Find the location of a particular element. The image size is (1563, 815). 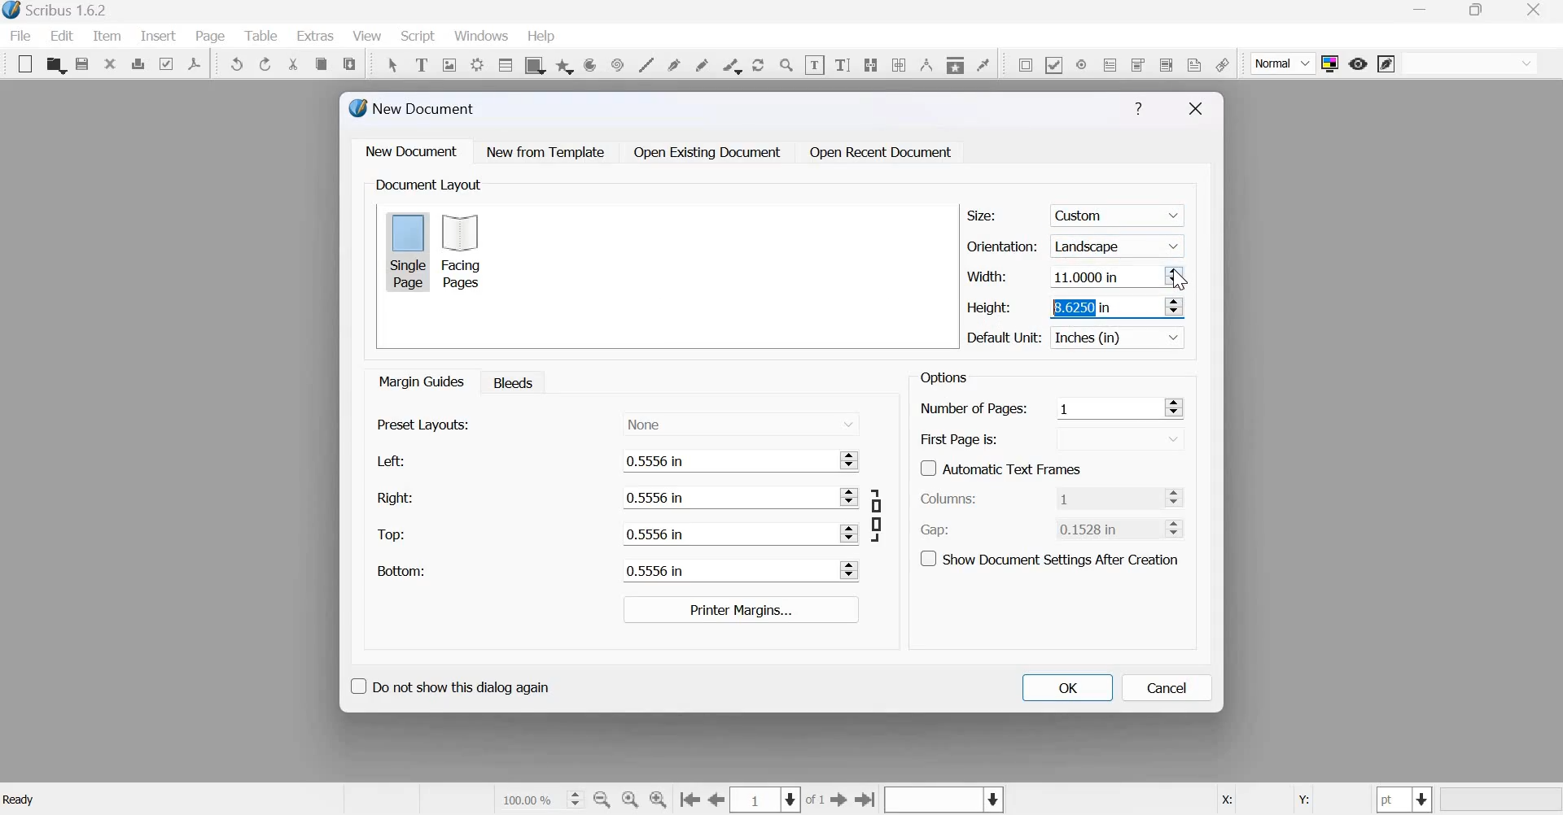

Landscape is located at coordinates (1119, 245).